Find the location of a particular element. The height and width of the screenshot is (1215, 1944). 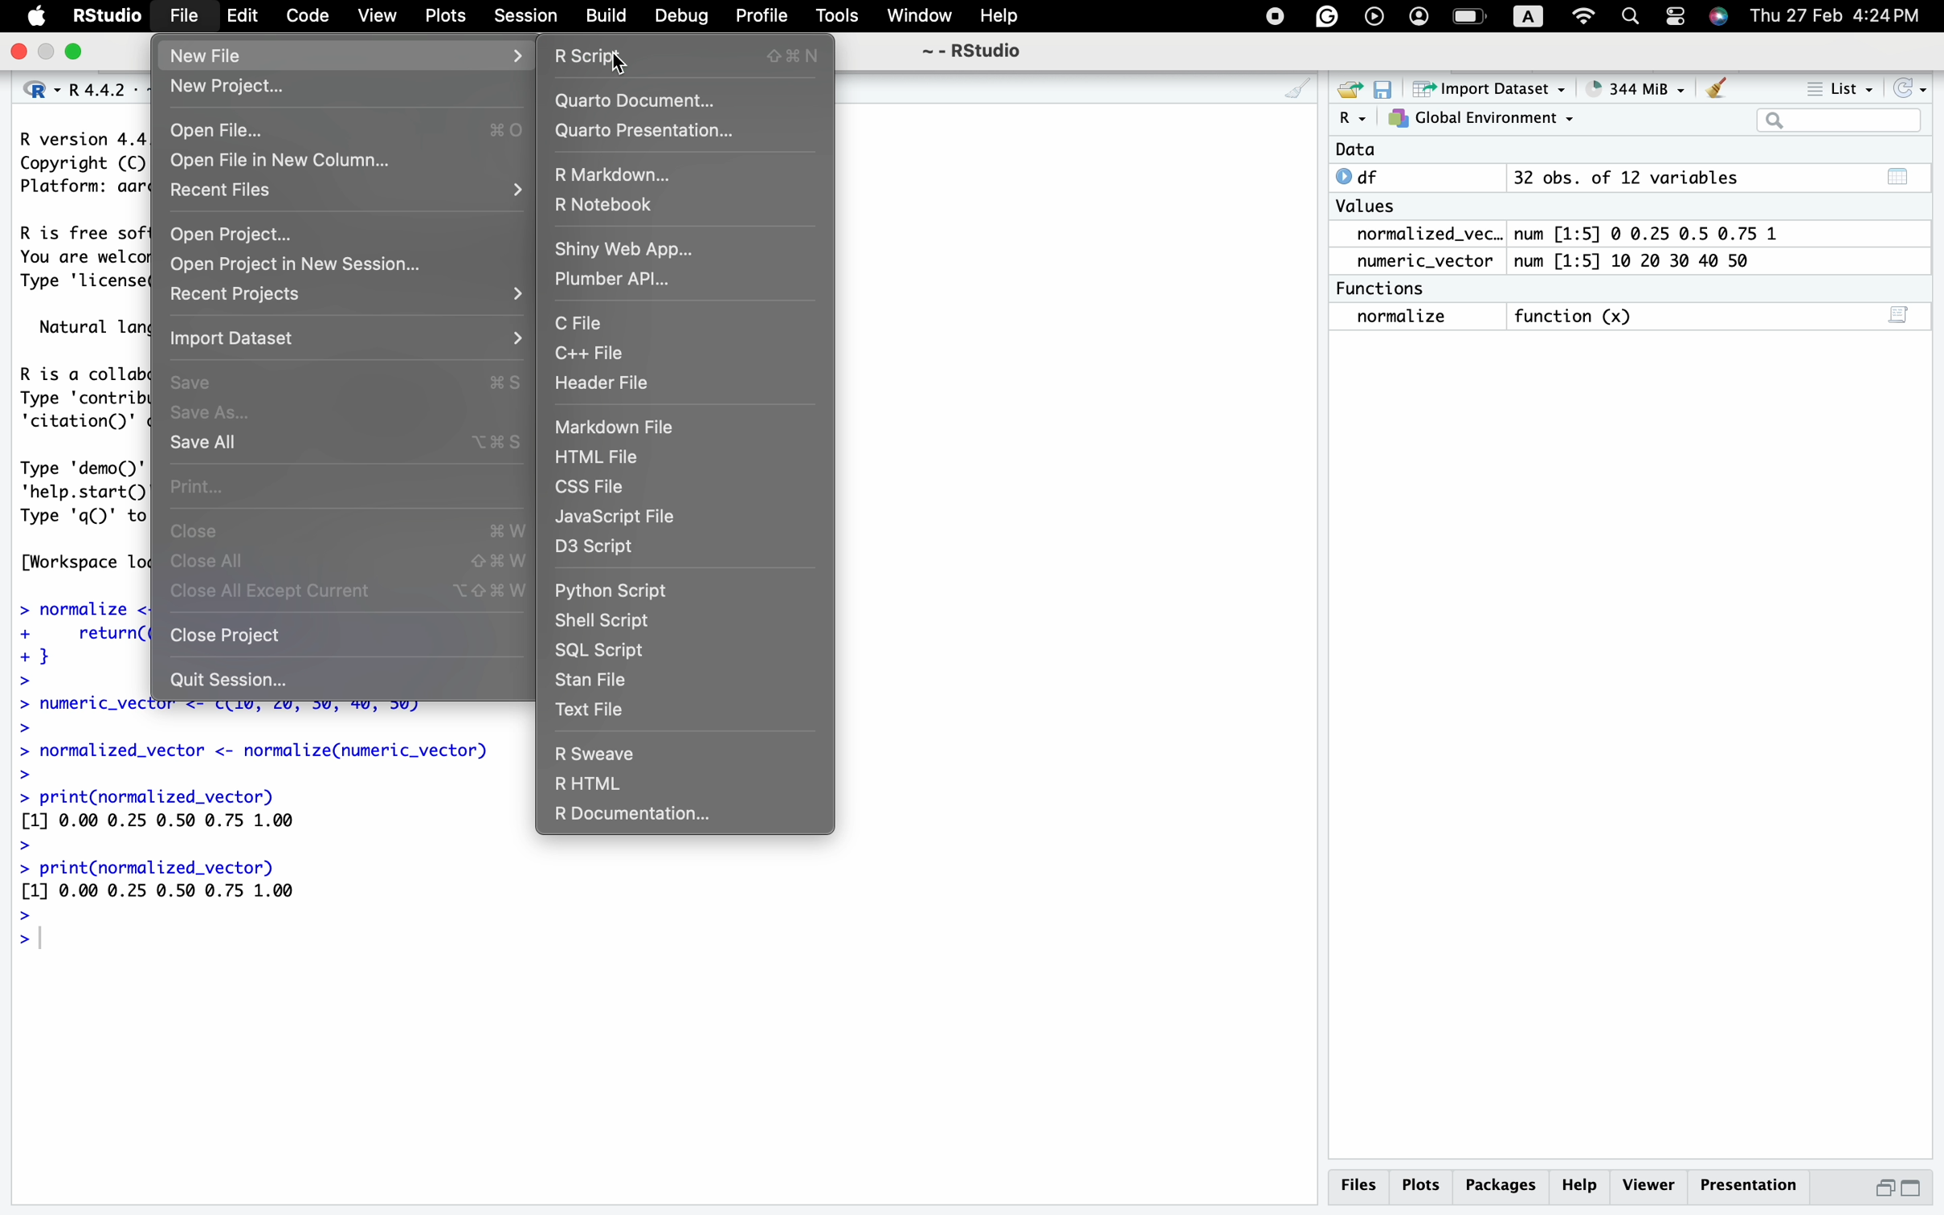

Save is located at coordinates (191, 384).